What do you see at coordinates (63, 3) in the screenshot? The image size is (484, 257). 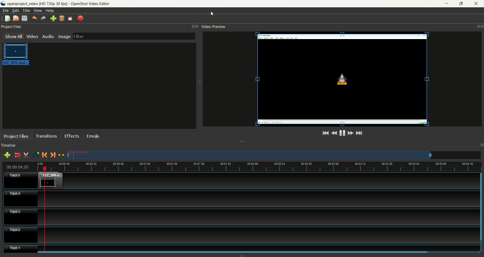 I see `openproject video [HD 720p 30 fps] - OpenShot Video Editor` at bounding box center [63, 3].